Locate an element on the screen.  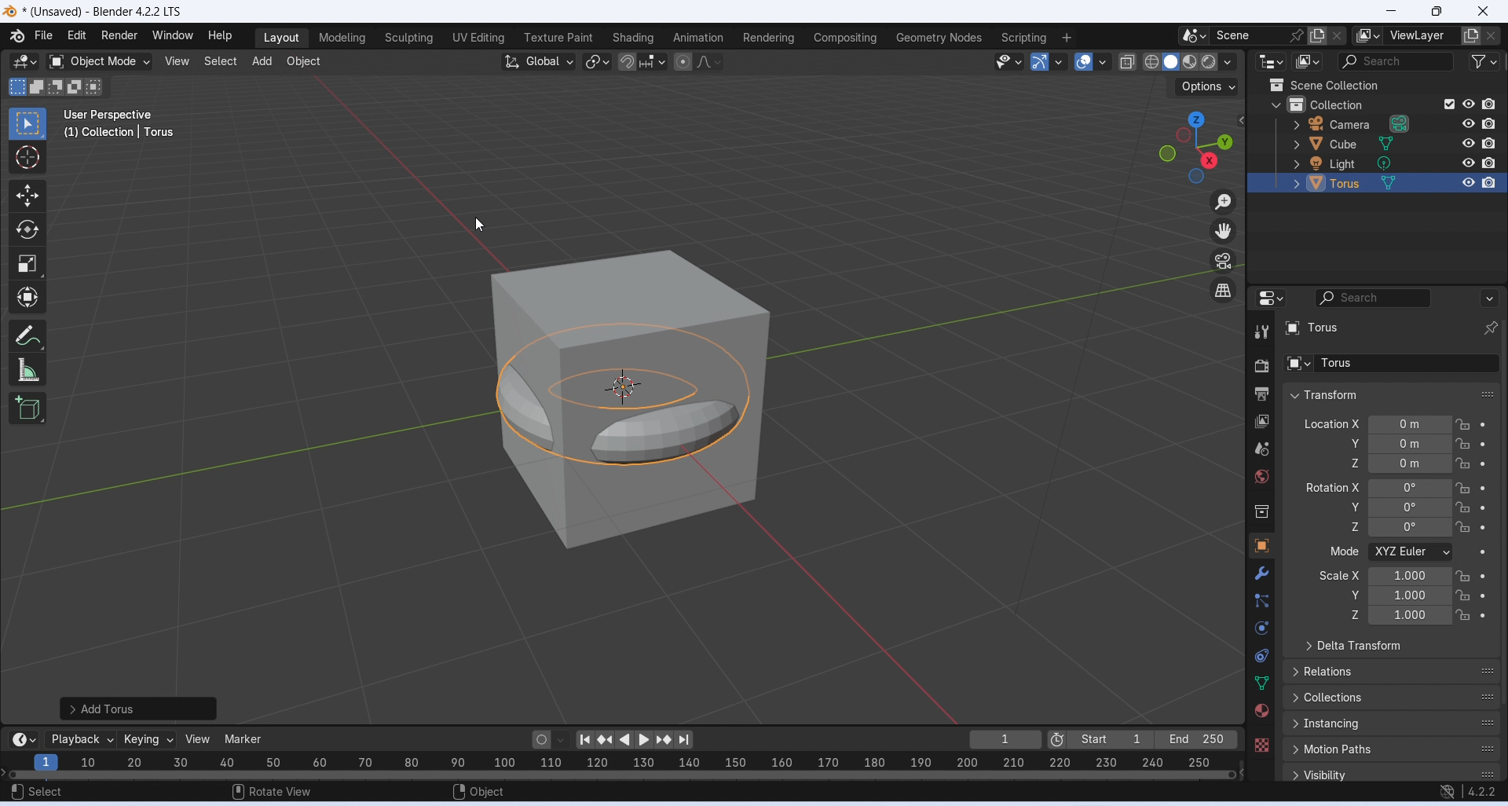
Rendering is located at coordinates (768, 38).